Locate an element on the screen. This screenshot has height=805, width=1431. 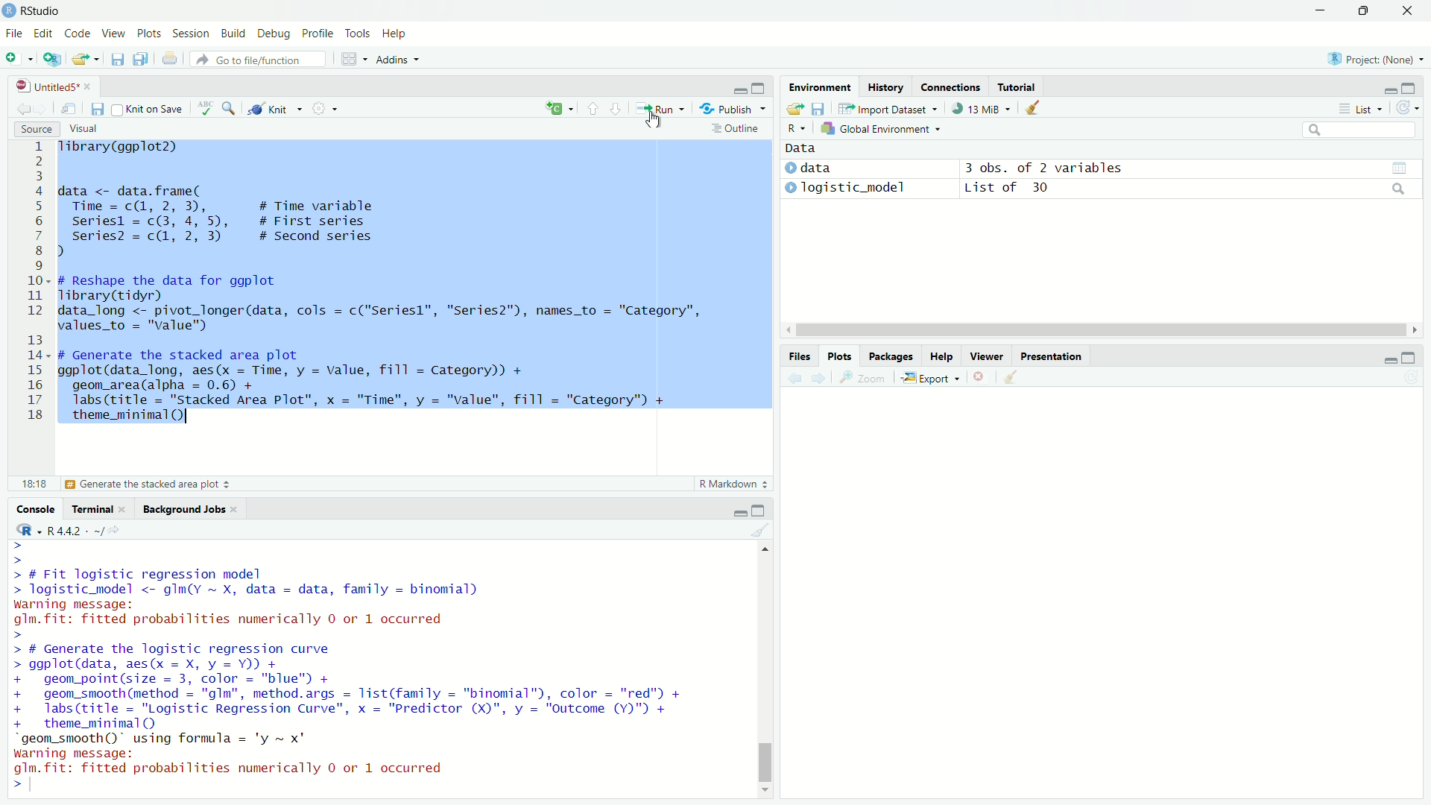
Environment is located at coordinates (818, 86).